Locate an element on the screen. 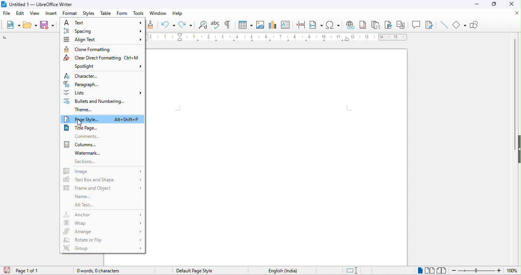 This screenshot has width=521, height=275. group is located at coordinates (103, 248).